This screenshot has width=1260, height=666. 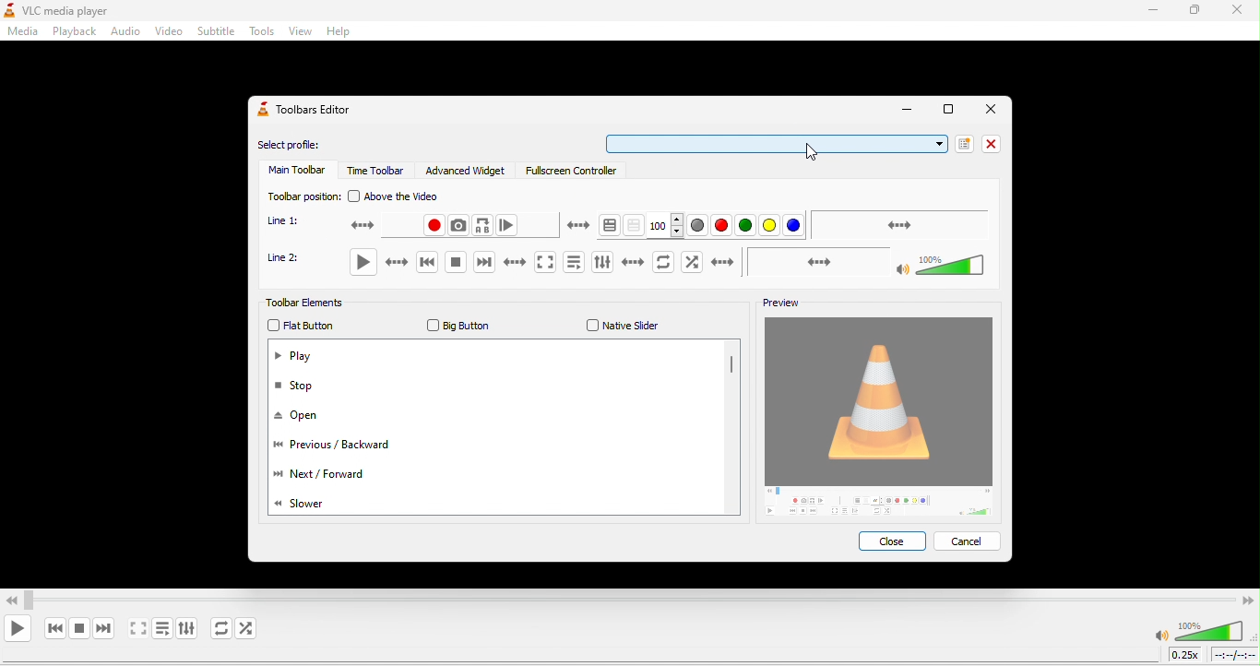 What do you see at coordinates (307, 390) in the screenshot?
I see `stop` at bounding box center [307, 390].